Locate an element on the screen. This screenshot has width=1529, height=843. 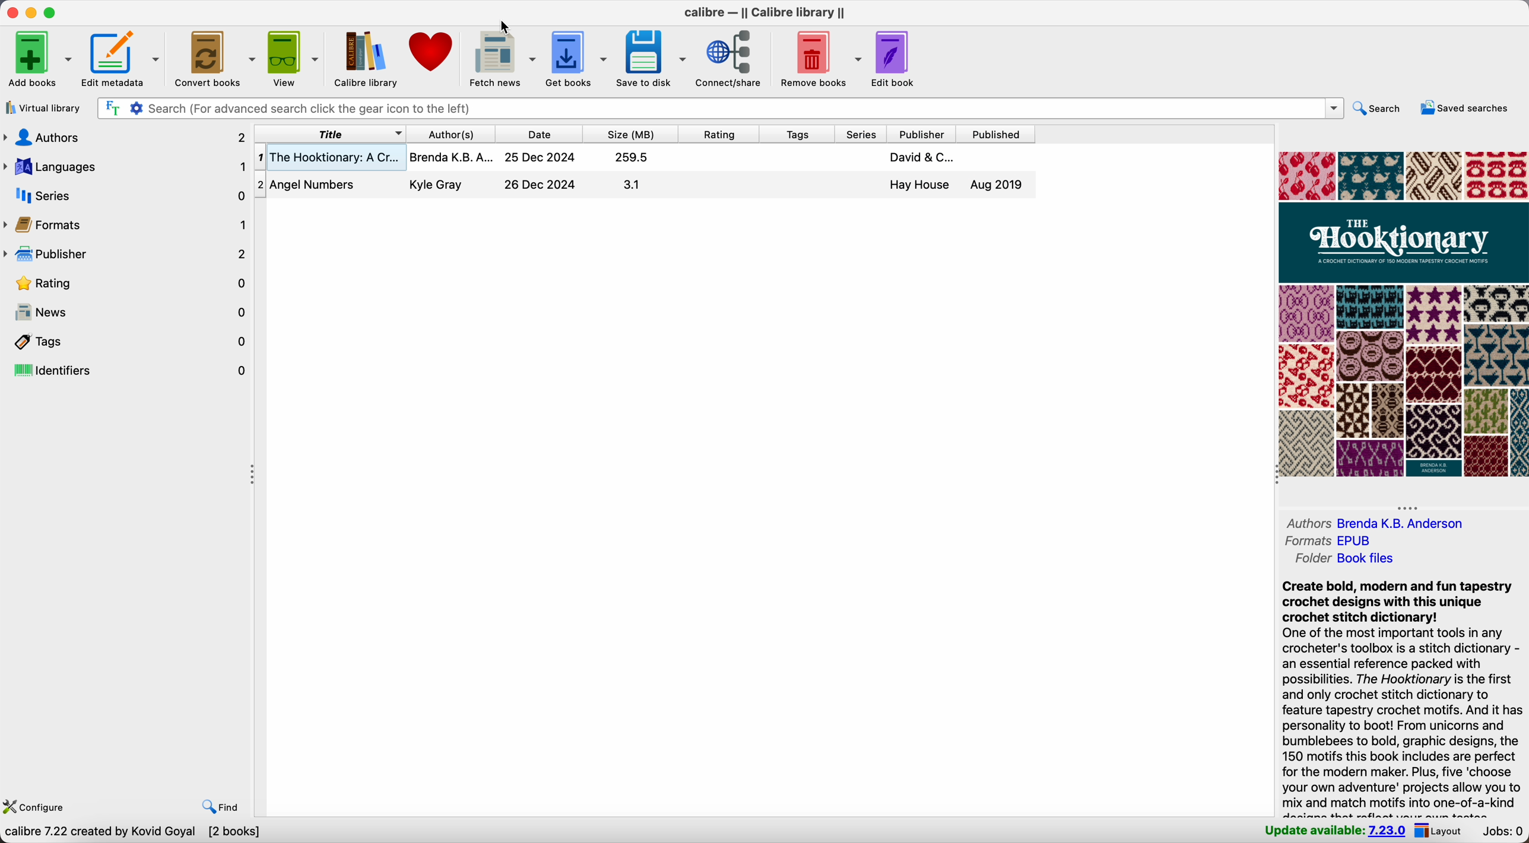
Calibre is located at coordinates (762, 13).